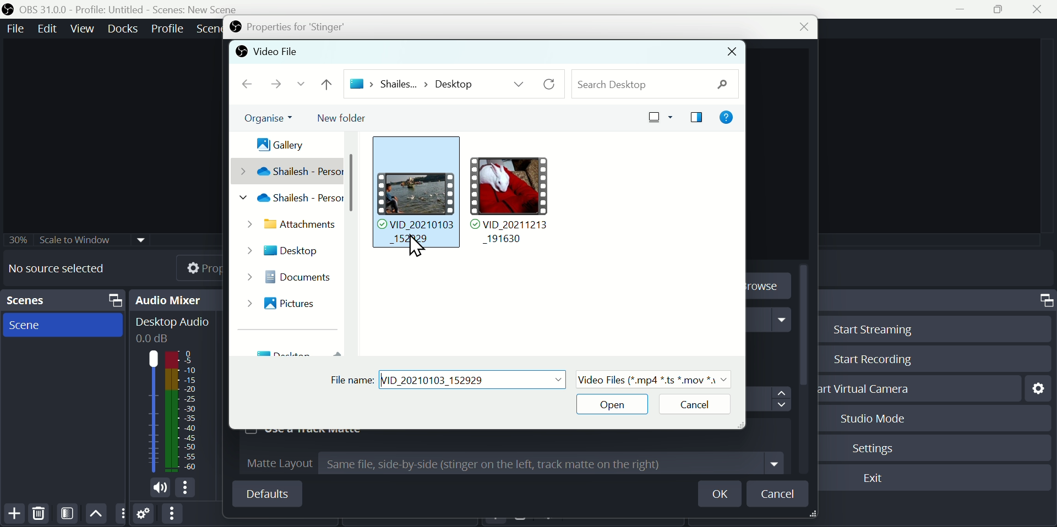 Image resolution: width=1057 pixels, height=527 pixels. I want to click on , so click(50, 28).